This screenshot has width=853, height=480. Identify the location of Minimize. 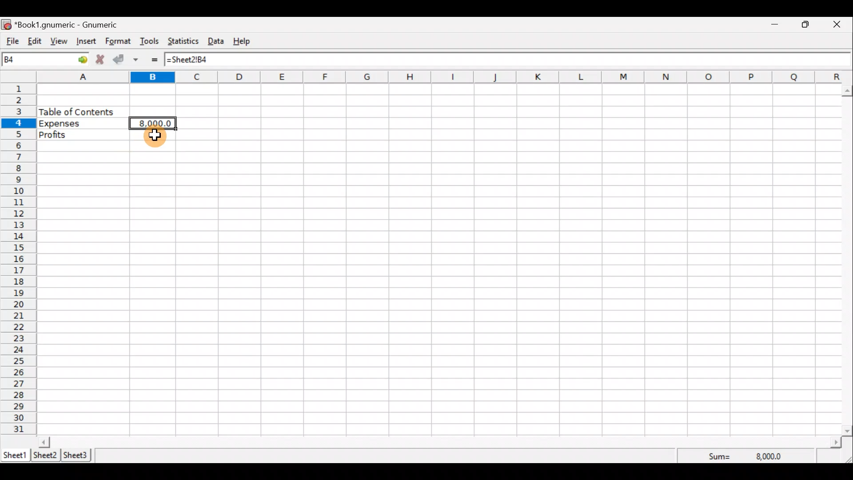
(775, 25).